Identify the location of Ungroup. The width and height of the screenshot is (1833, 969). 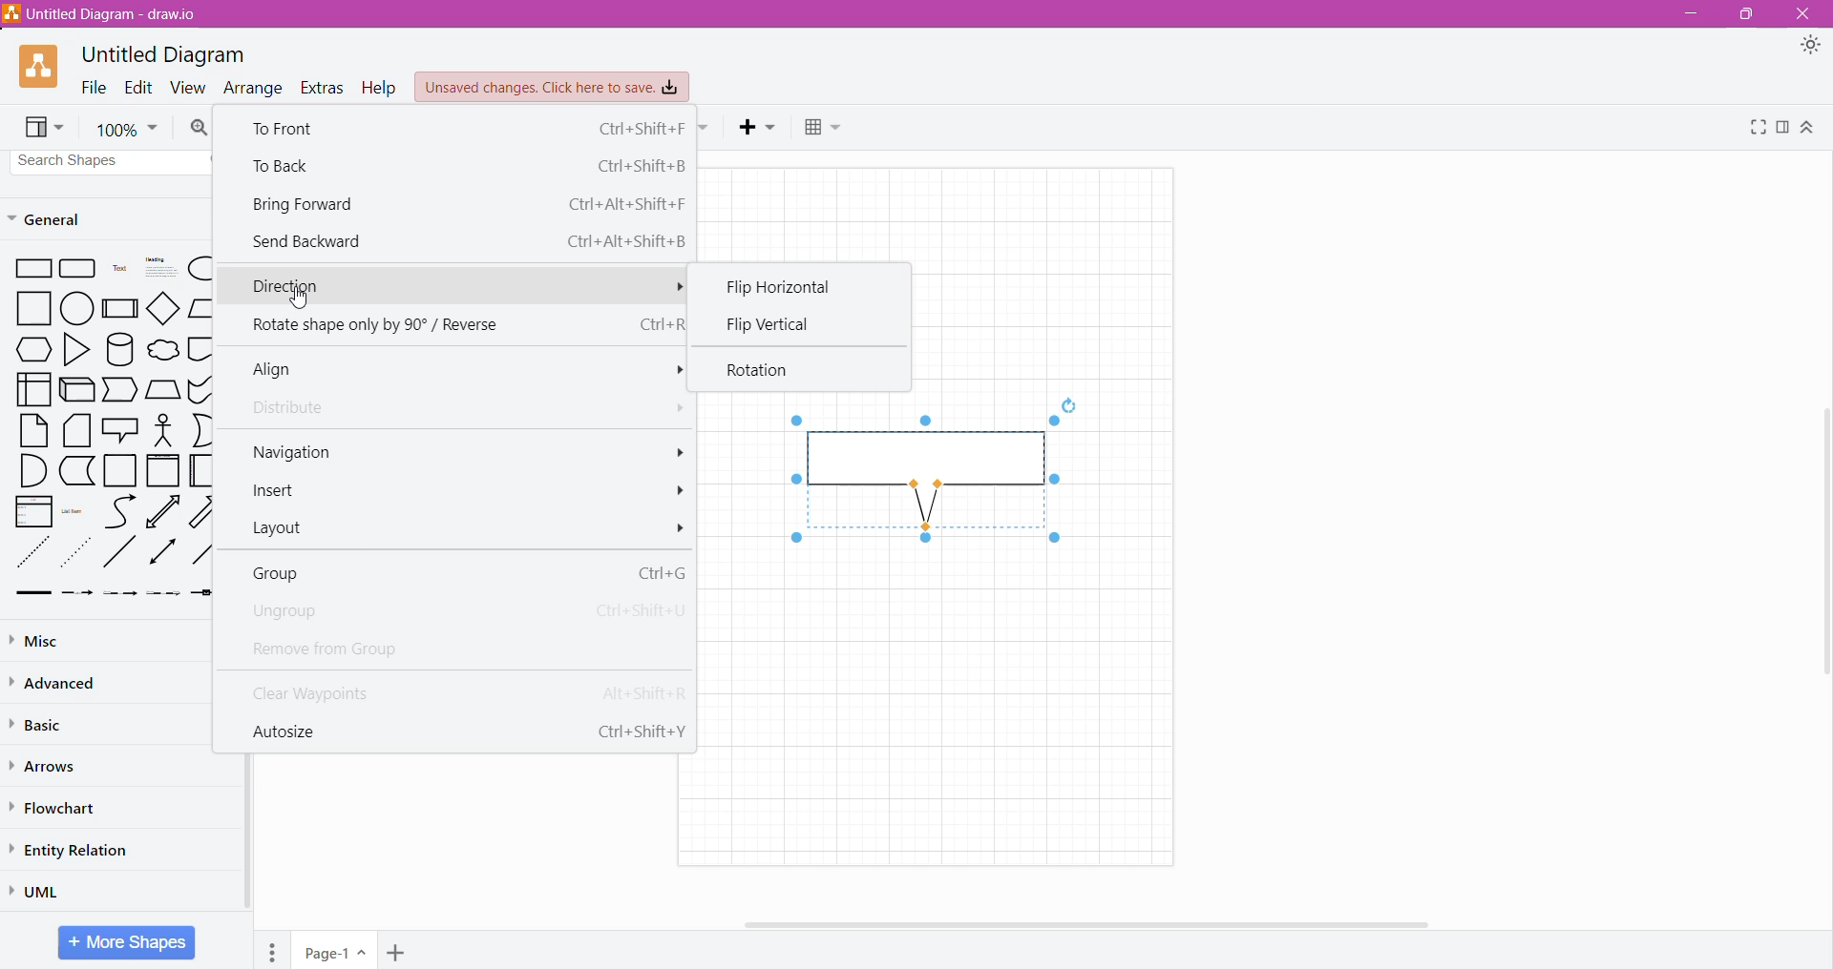
(461, 611).